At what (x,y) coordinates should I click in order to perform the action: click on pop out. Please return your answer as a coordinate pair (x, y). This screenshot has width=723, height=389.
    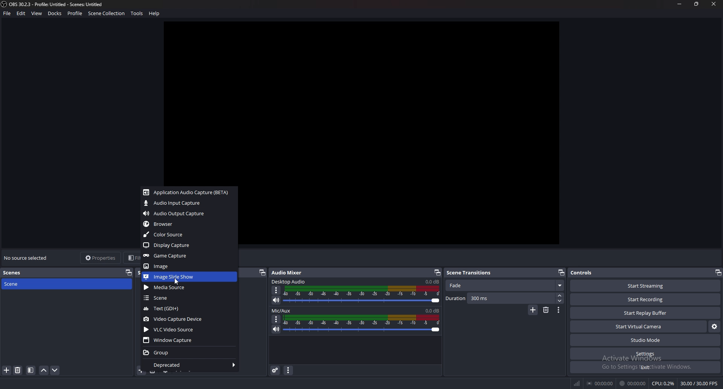
    Looking at the image, I should click on (436, 273).